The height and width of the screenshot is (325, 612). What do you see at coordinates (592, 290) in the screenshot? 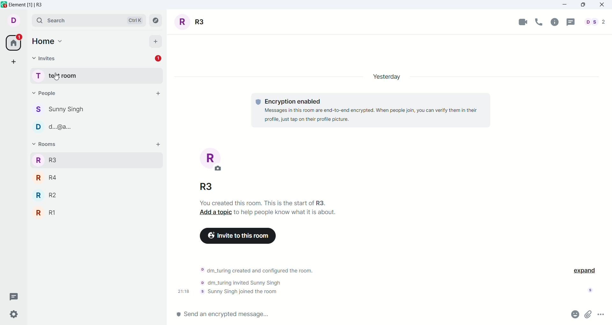
I see `account` at bounding box center [592, 290].